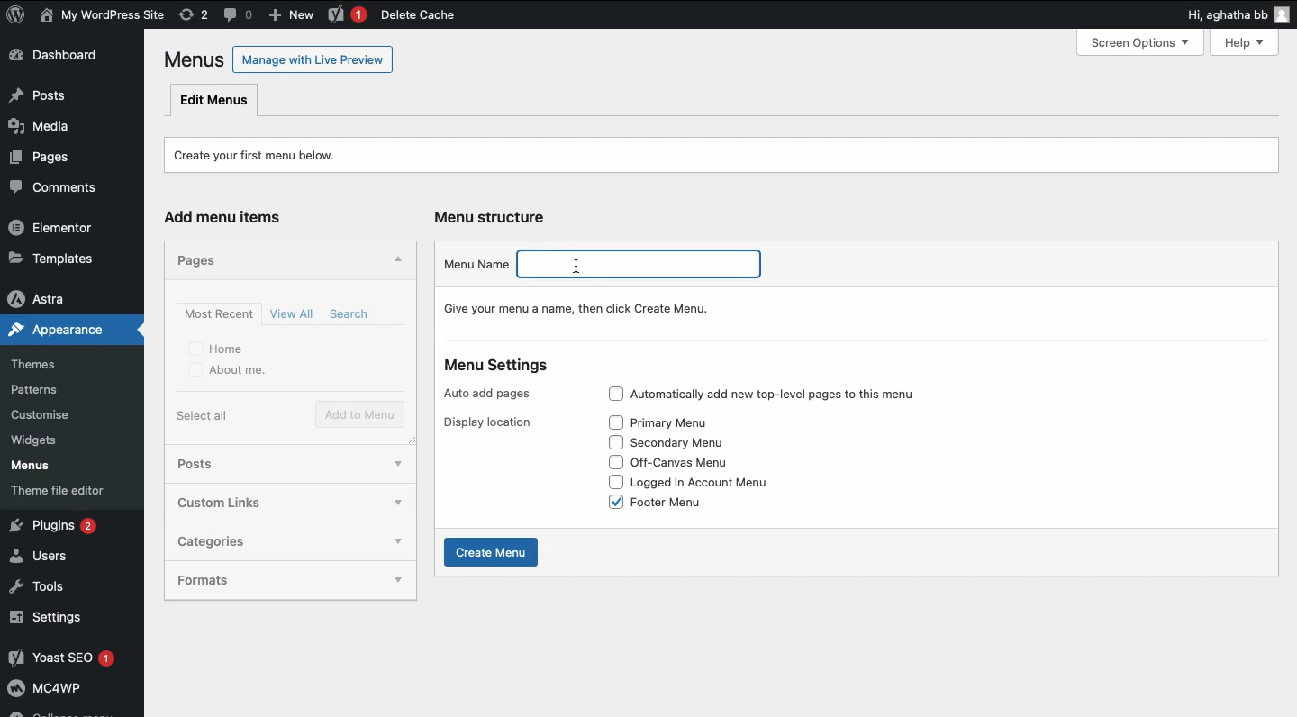 This screenshot has width=1297, height=717. Describe the element at coordinates (63, 256) in the screenshot. I see `Templates` at that location.